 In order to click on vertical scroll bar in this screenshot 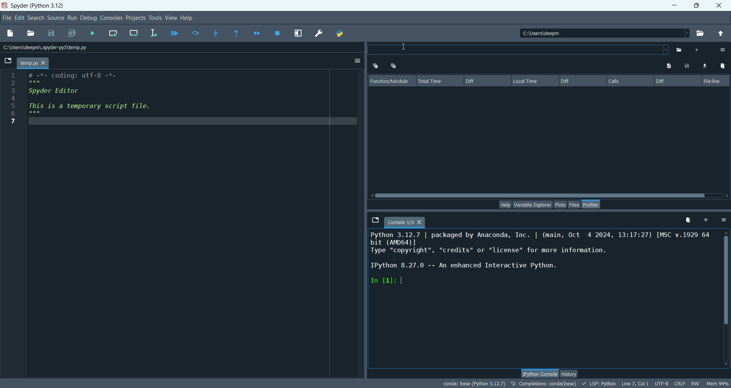, I will do `click(726, 297)`.